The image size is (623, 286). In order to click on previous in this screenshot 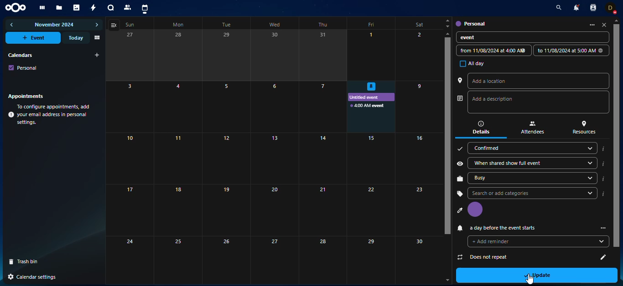, I will do `click(12, 25)`.